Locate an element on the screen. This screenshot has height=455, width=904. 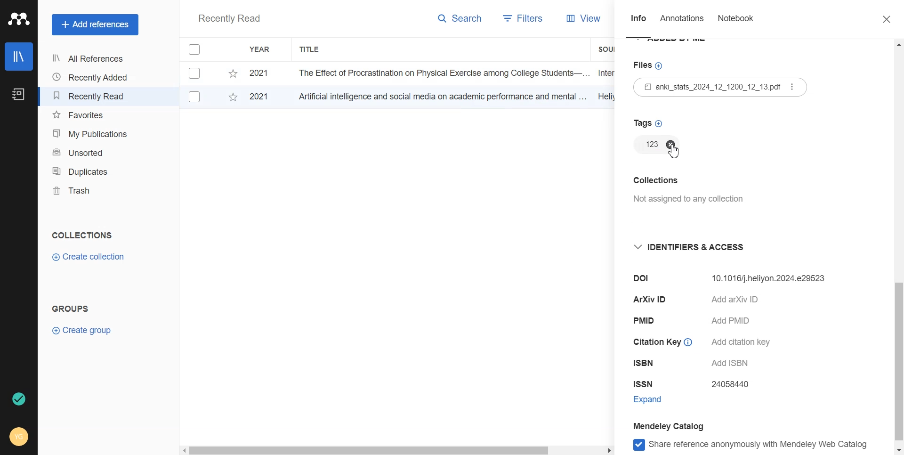
Duplicates is located at coordinates (92, 171).